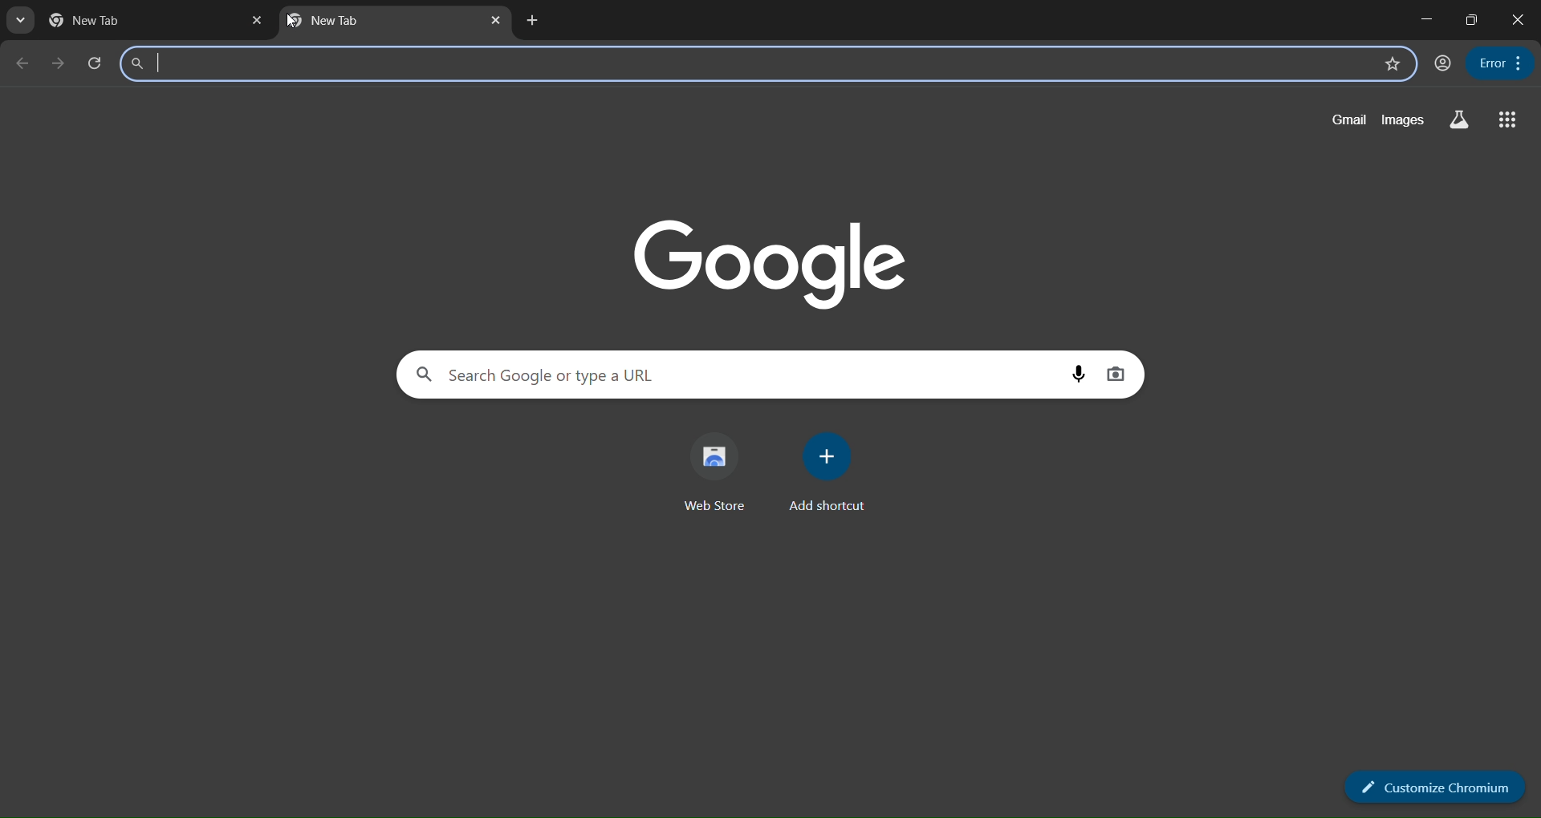 The width and height of the screenshot is (1541, 818). What do you see at coordinates (536, 20) in the screenshot?
I see `add tab` at bounding box center [536, 20].